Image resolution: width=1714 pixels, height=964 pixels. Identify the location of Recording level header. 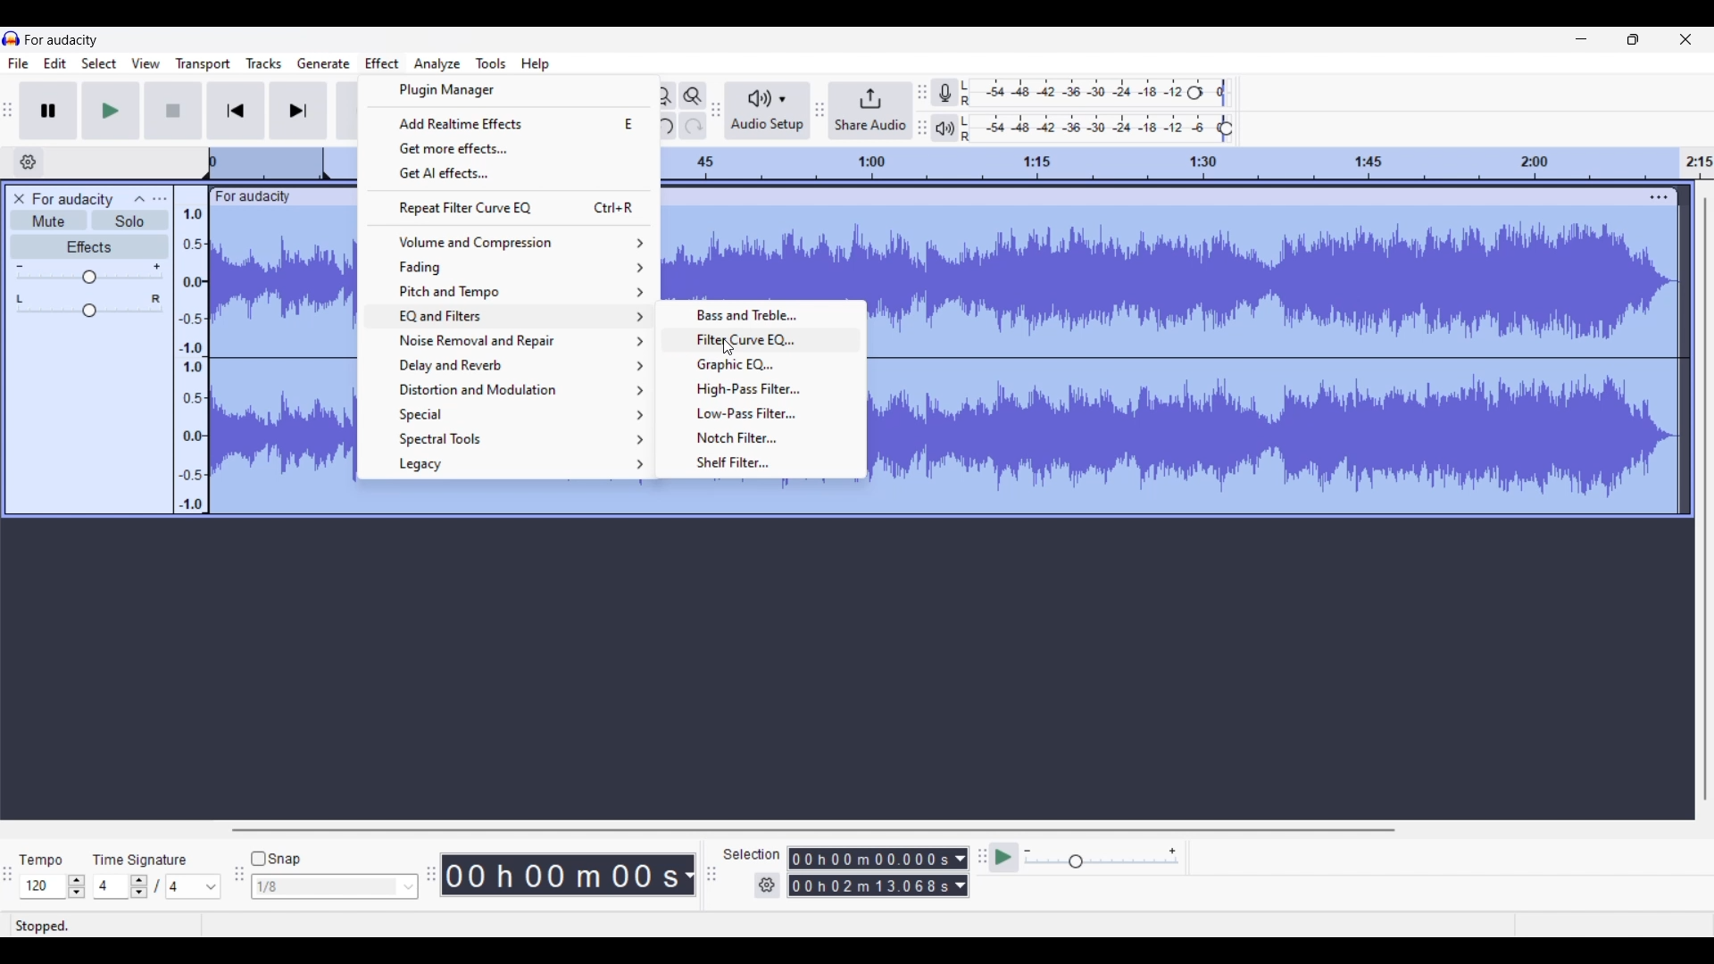
(1194, 93).